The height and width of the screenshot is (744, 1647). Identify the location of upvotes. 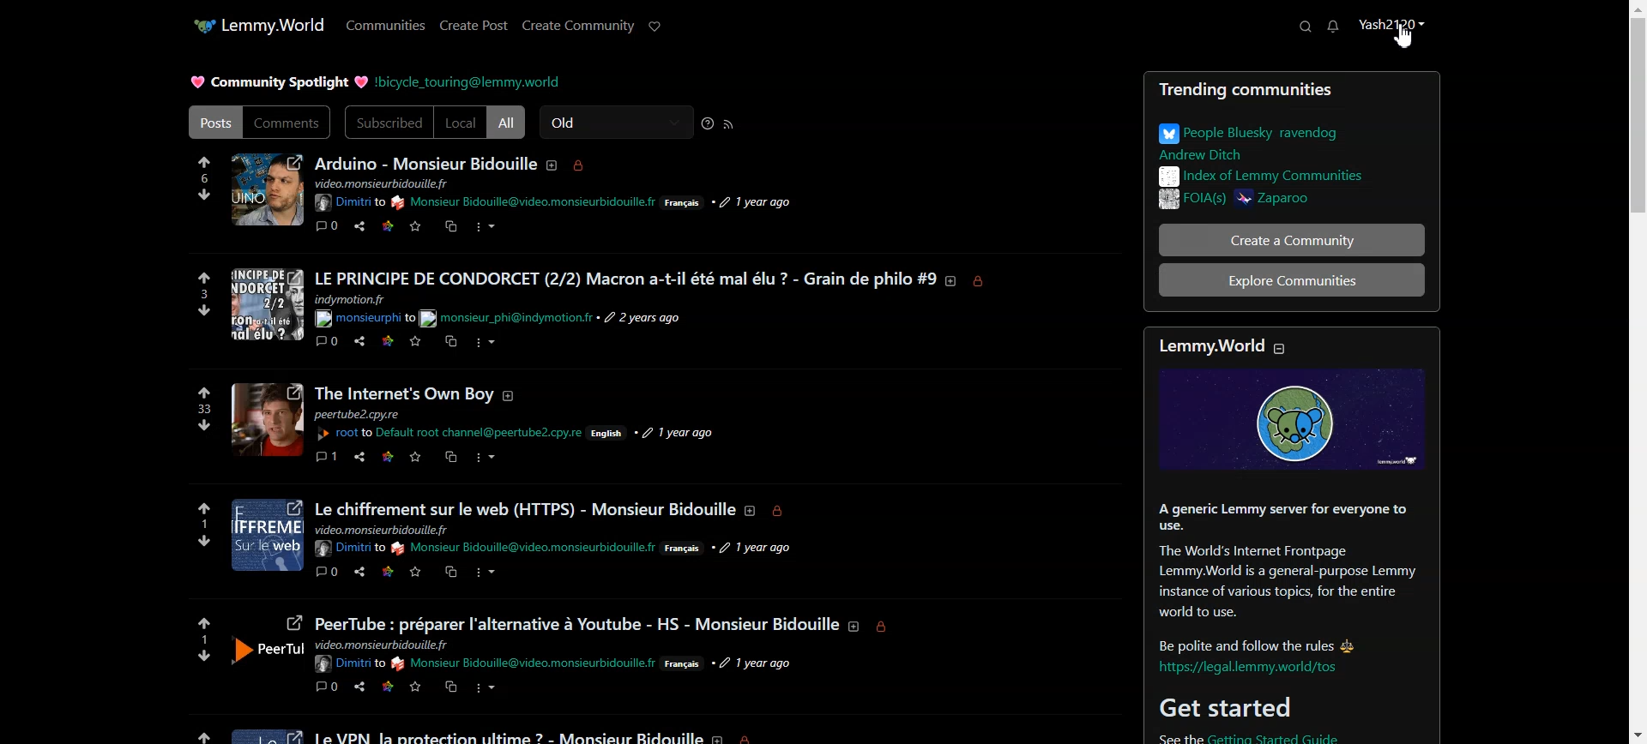
(204, 392).